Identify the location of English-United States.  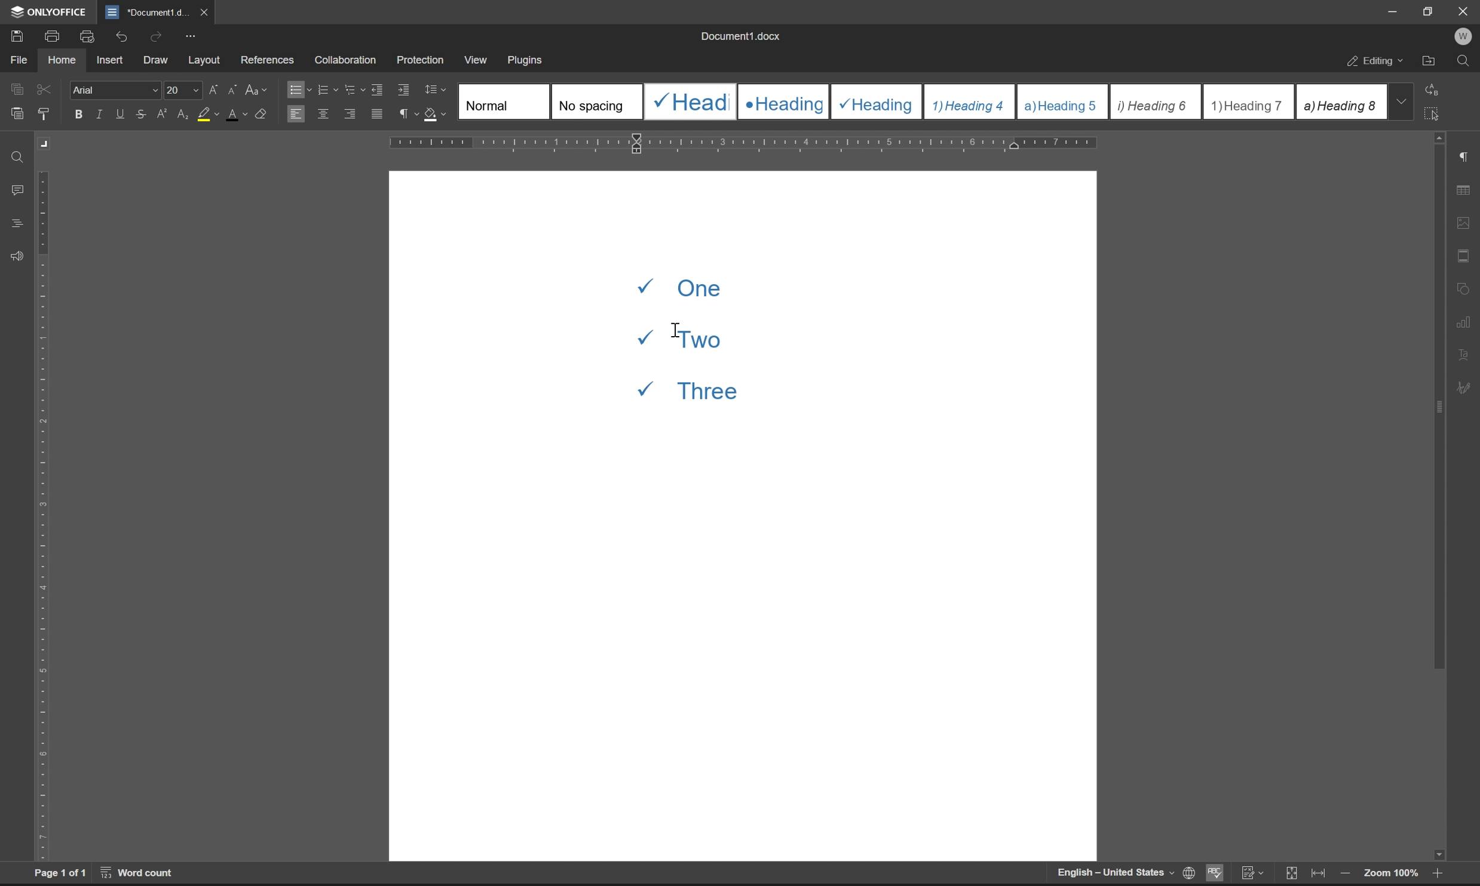
(1114, 873).